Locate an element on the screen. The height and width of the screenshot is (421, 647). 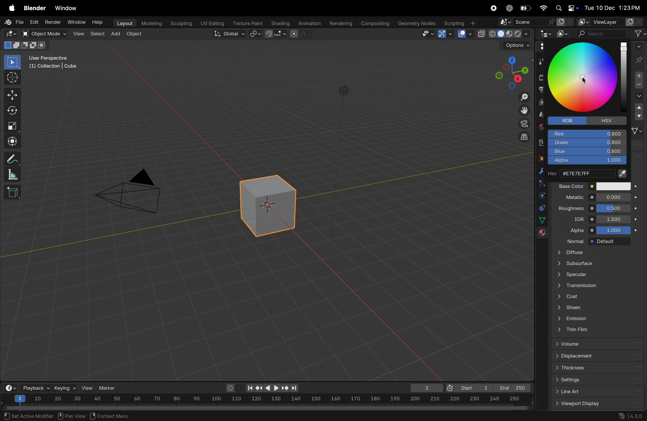
apple widgets is located at coordinates (565, 8).